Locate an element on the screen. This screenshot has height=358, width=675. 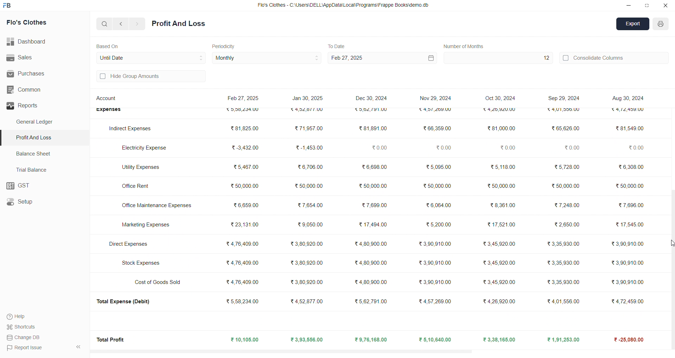
Setup is located at coordinates (41, 202).